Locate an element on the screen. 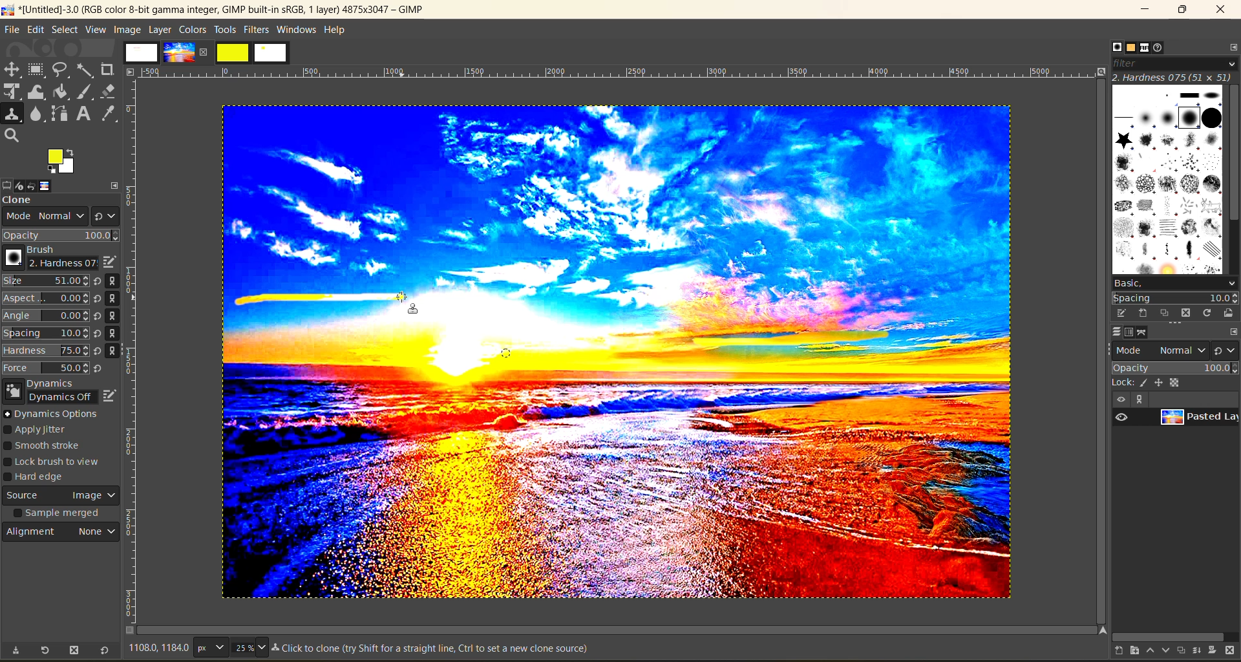 This screenshot has width=1241, height=662. layers is located at coordinates (1112, 332).